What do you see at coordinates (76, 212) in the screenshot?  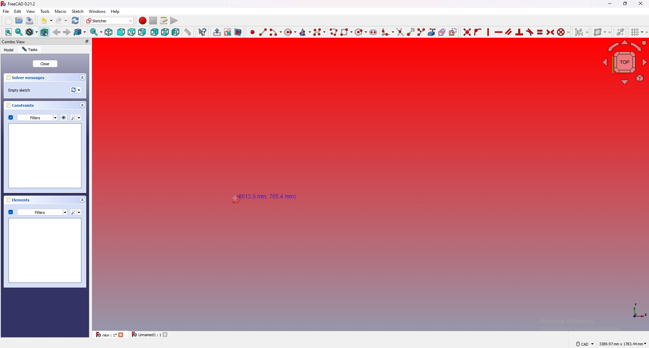 I see `settings` at bounding box center [76, 212].